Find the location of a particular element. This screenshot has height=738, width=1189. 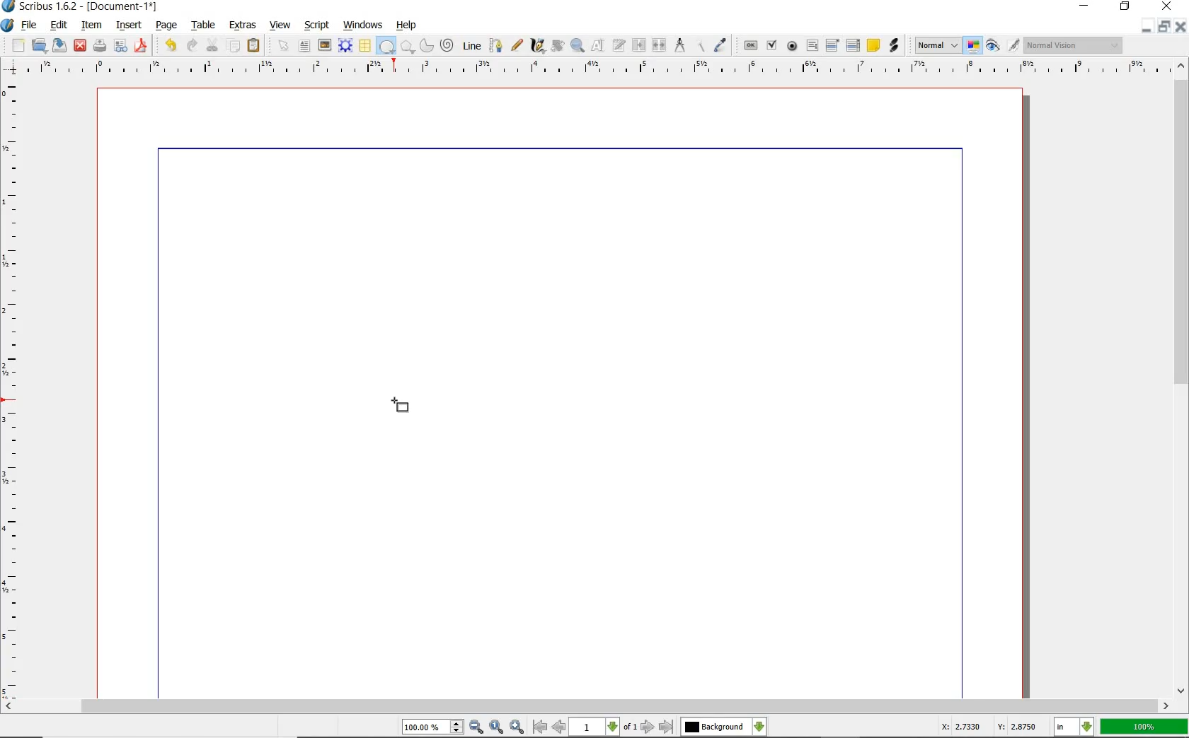

1 of 1 is located at coordinates (604, 727).